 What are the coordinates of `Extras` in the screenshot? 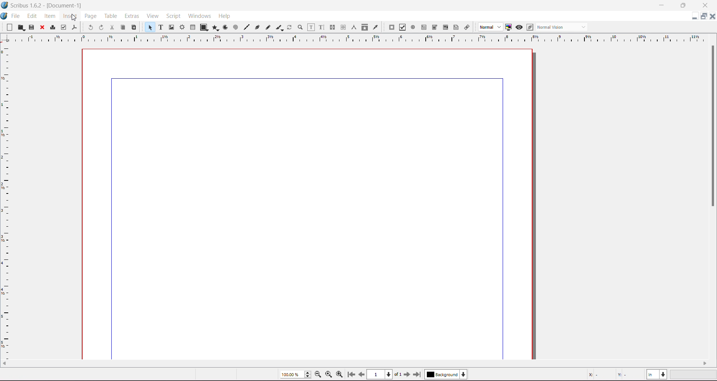 It's located at (133, 16).